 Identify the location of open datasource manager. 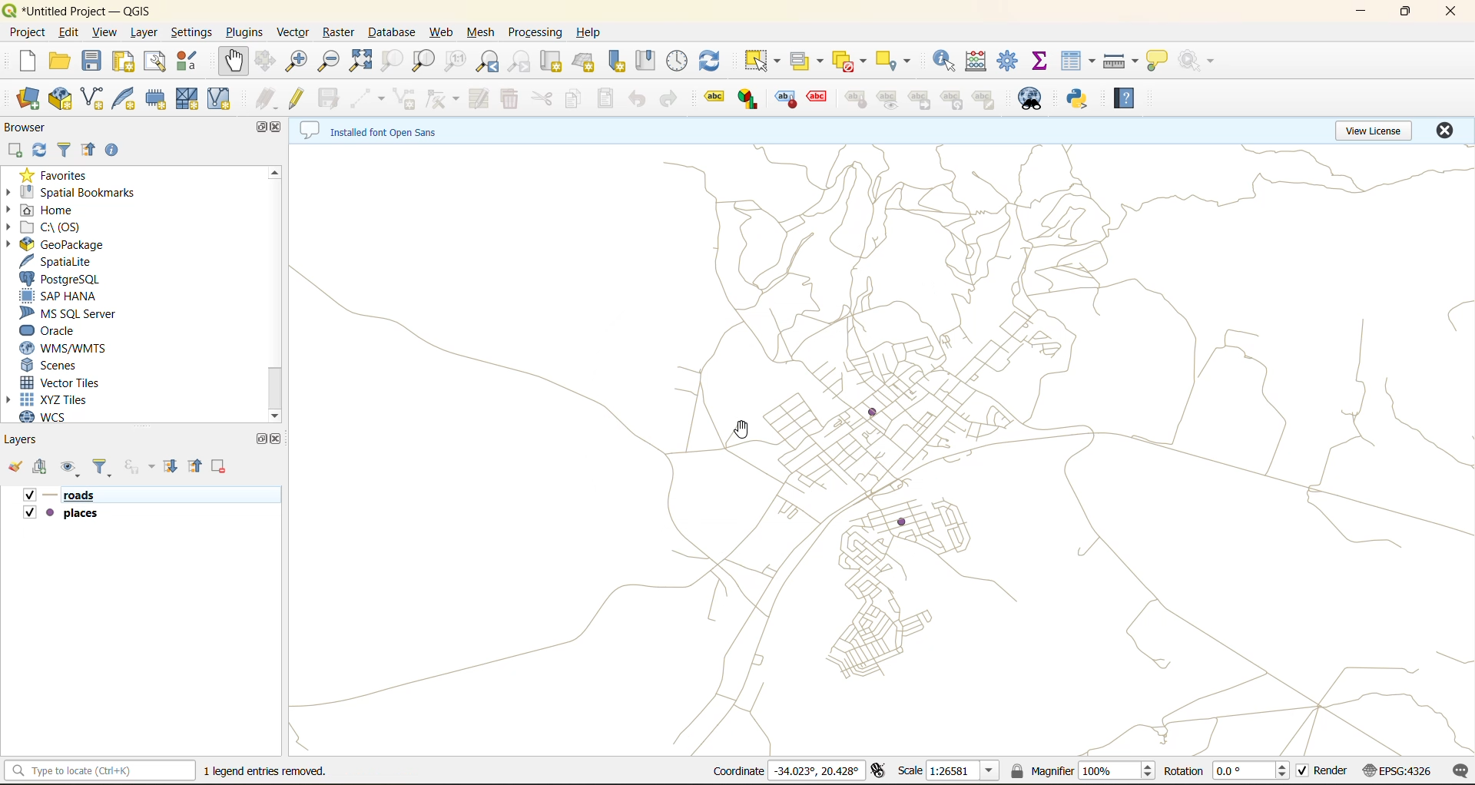
(28, 100).